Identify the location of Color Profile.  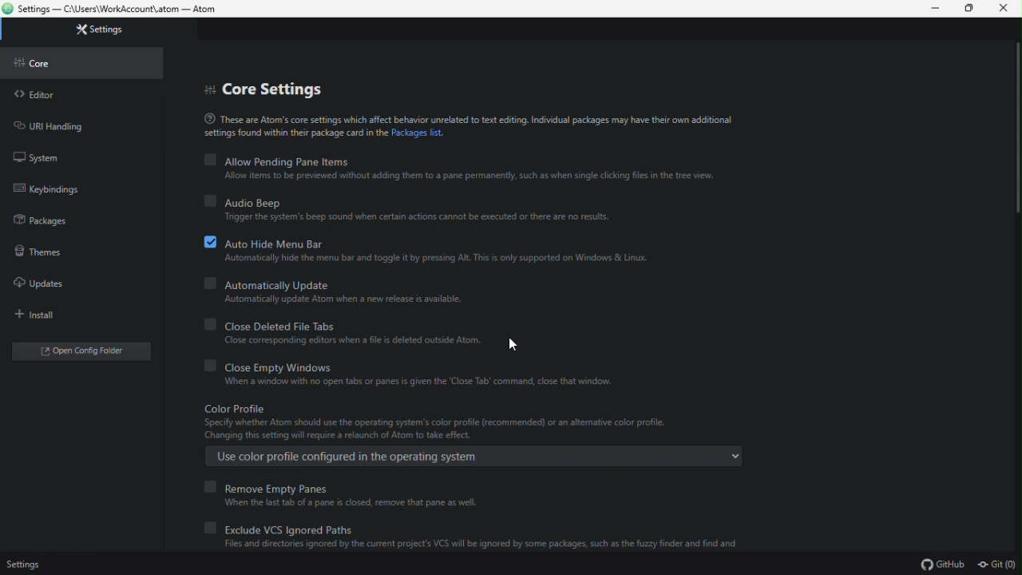
(242, 408).